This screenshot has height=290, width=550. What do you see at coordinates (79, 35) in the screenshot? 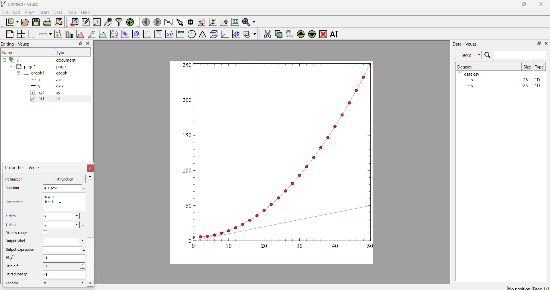
I see `Histogram of a dataset` at bounding box center [79, 35].